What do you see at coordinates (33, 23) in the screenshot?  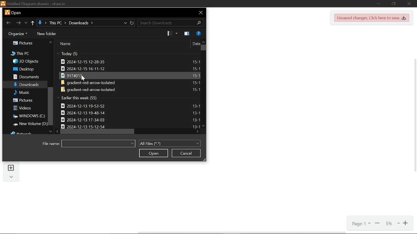 I see `Upto the previous location` at bounding box center [33, 23].